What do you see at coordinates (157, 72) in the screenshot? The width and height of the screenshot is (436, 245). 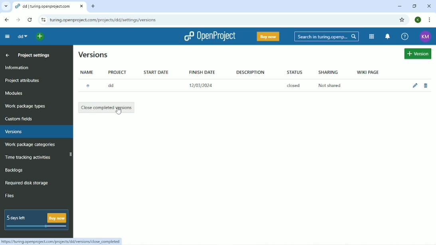 I see `Start date` at bounding box center [157, 72].